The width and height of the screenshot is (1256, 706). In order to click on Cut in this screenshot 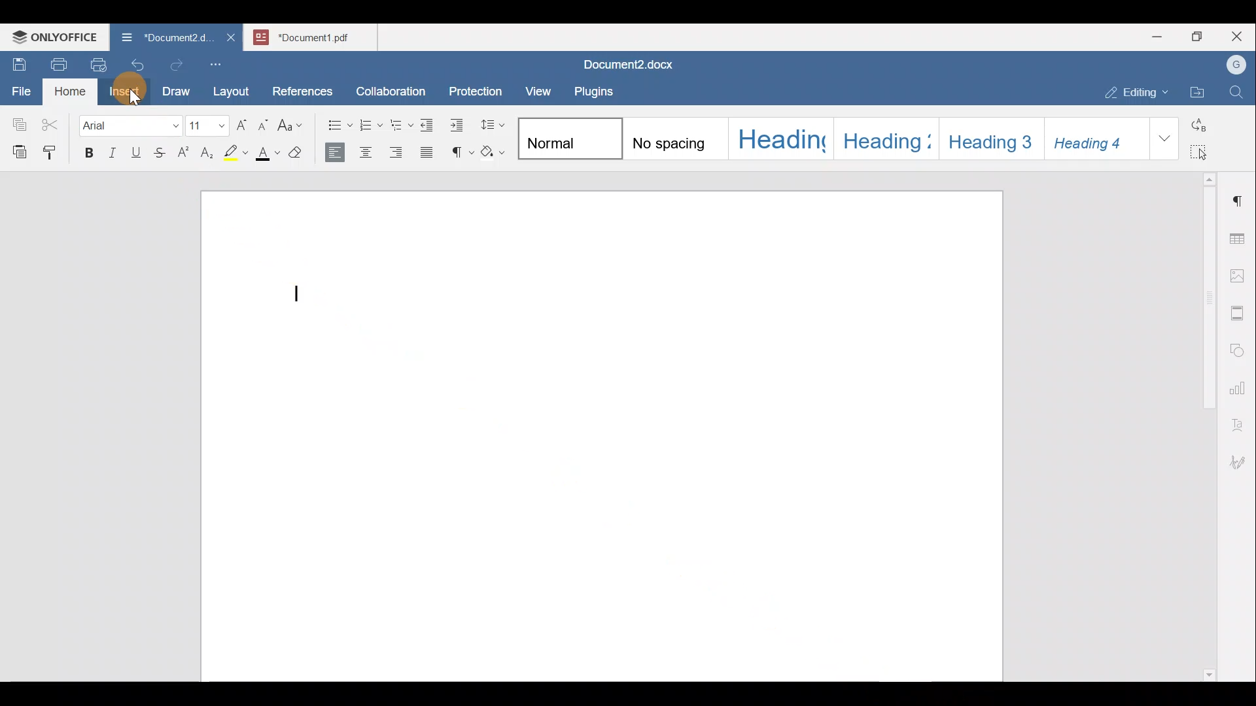, I will do `click(55, 122)`.